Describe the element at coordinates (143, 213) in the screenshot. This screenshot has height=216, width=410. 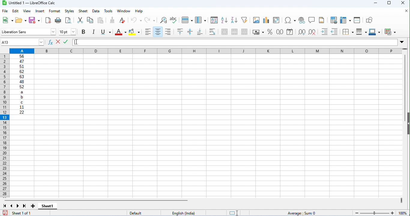
I see `default` at that location.